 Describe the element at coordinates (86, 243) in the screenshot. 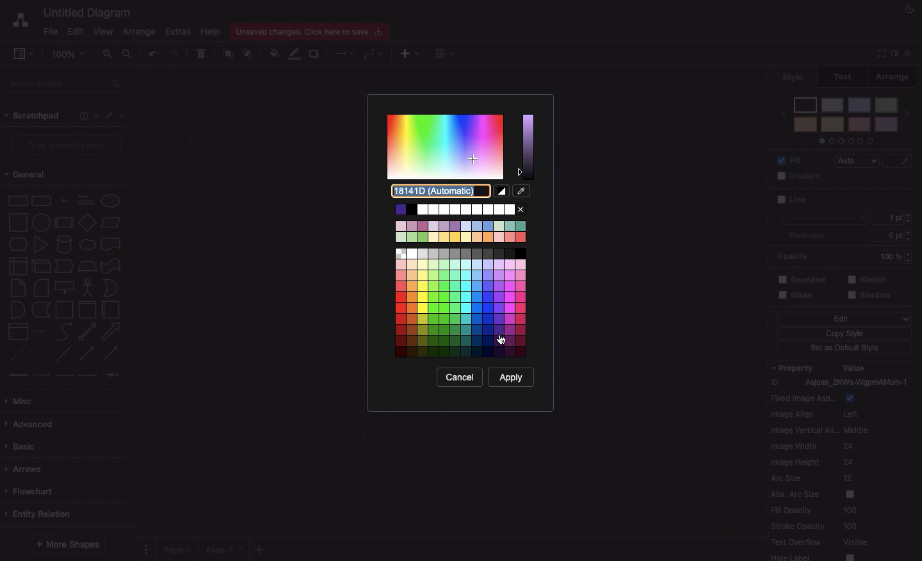

I see `cloud` at that location.